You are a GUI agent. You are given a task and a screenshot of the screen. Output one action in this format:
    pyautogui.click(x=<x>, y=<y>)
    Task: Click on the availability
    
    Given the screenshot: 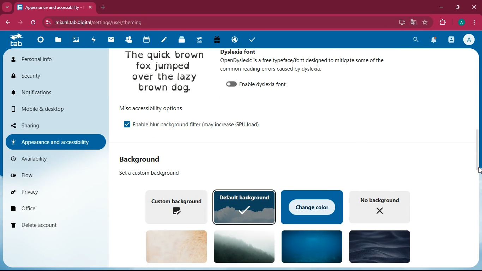 What is the action you would take?
    pyautogui.click(x=37, y=159)
    